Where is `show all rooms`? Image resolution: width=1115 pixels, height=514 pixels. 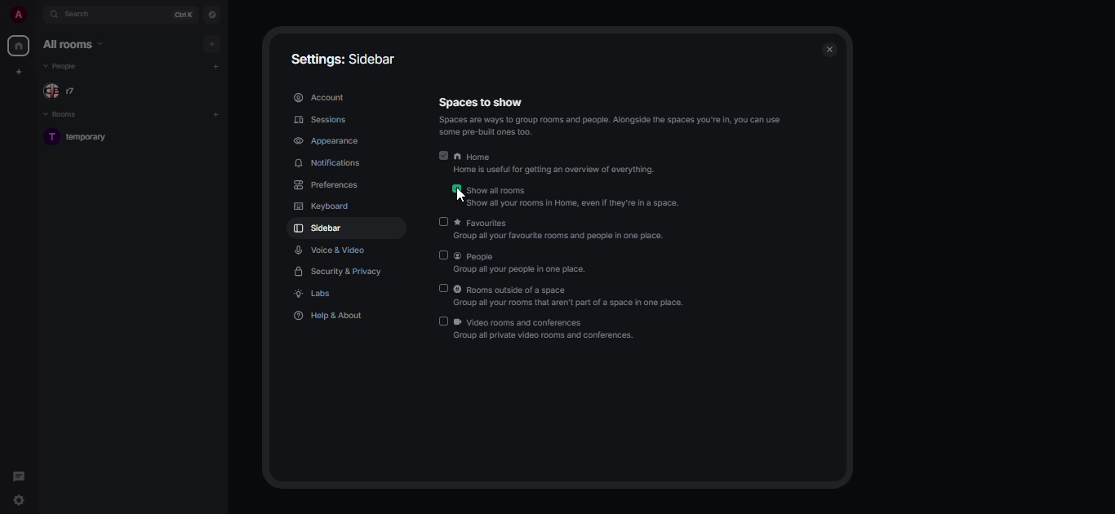
show all rooms is located at coordinates (575, 197).